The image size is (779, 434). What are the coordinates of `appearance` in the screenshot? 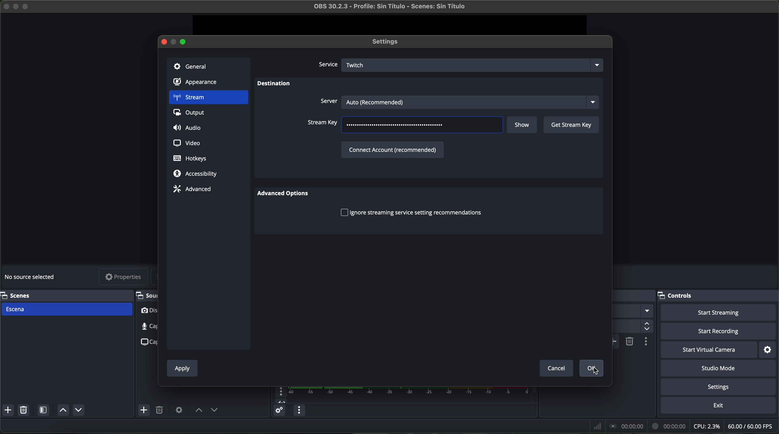 It's located at (199, 83).